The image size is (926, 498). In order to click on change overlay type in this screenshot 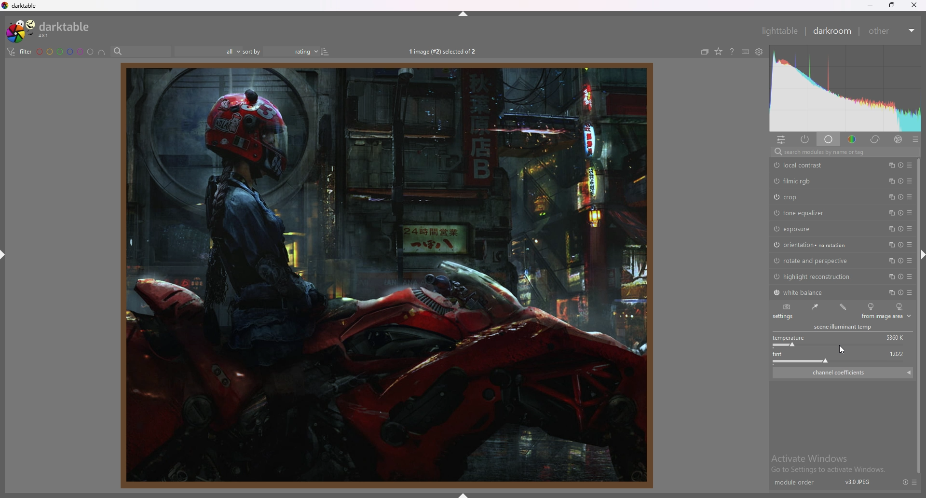, I will do `click(718, 52)`.